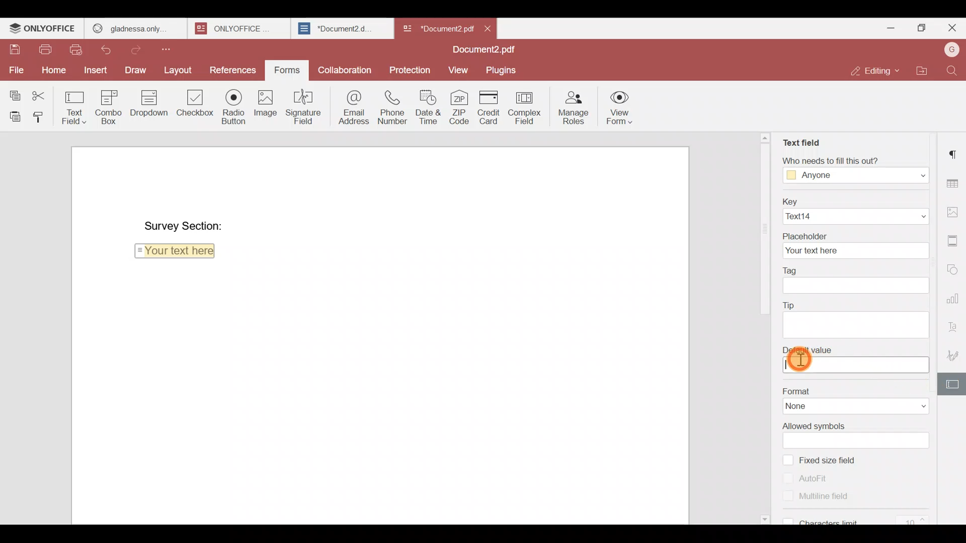 This screenshot has height=543, width=966. I want to click on Quick print, so click(79, 50).